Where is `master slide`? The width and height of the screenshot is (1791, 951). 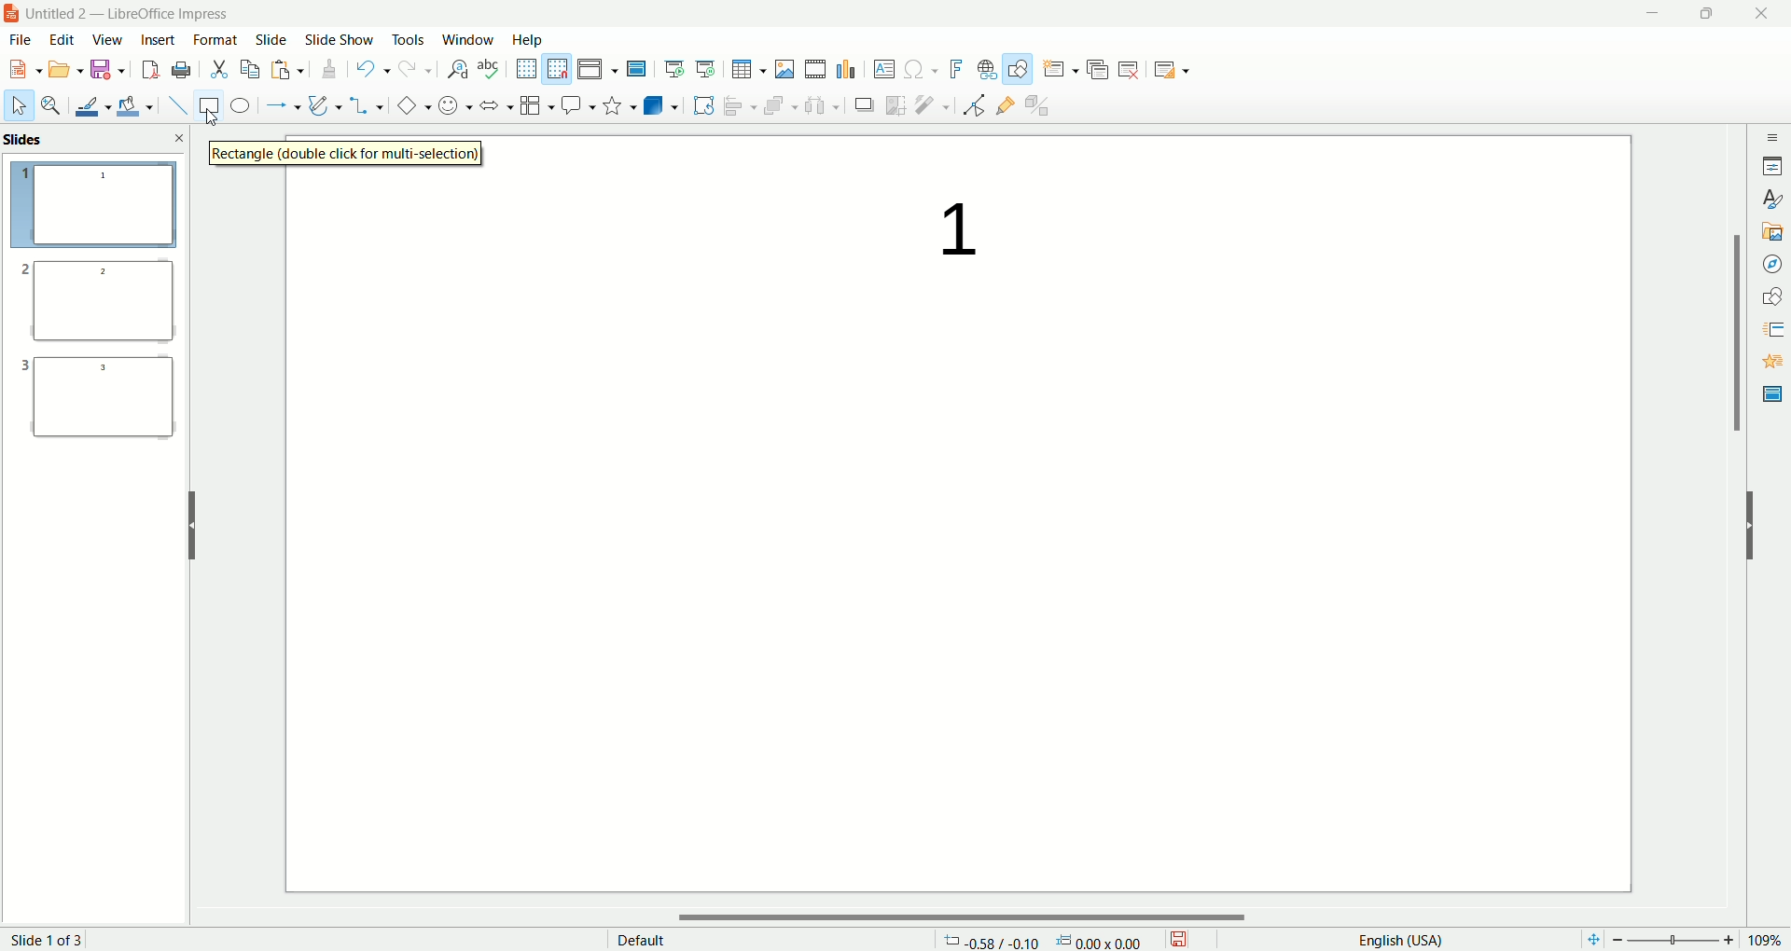 master slide is located at coordinates (1770, 394).